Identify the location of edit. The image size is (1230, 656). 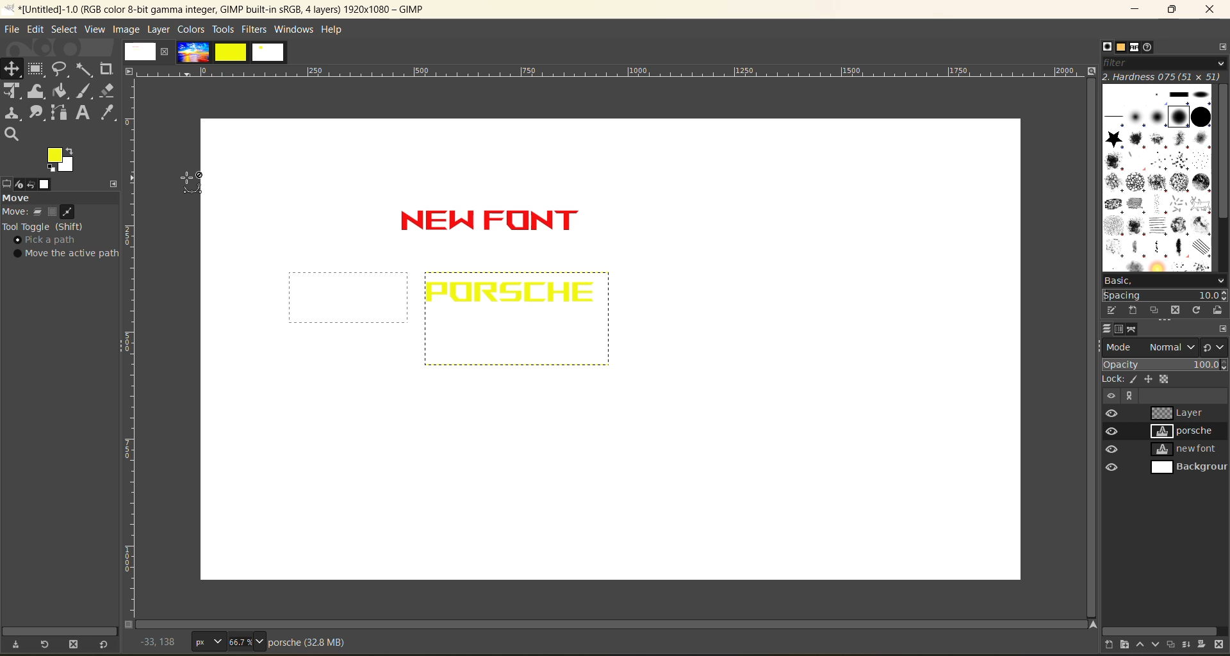
(37, 30).